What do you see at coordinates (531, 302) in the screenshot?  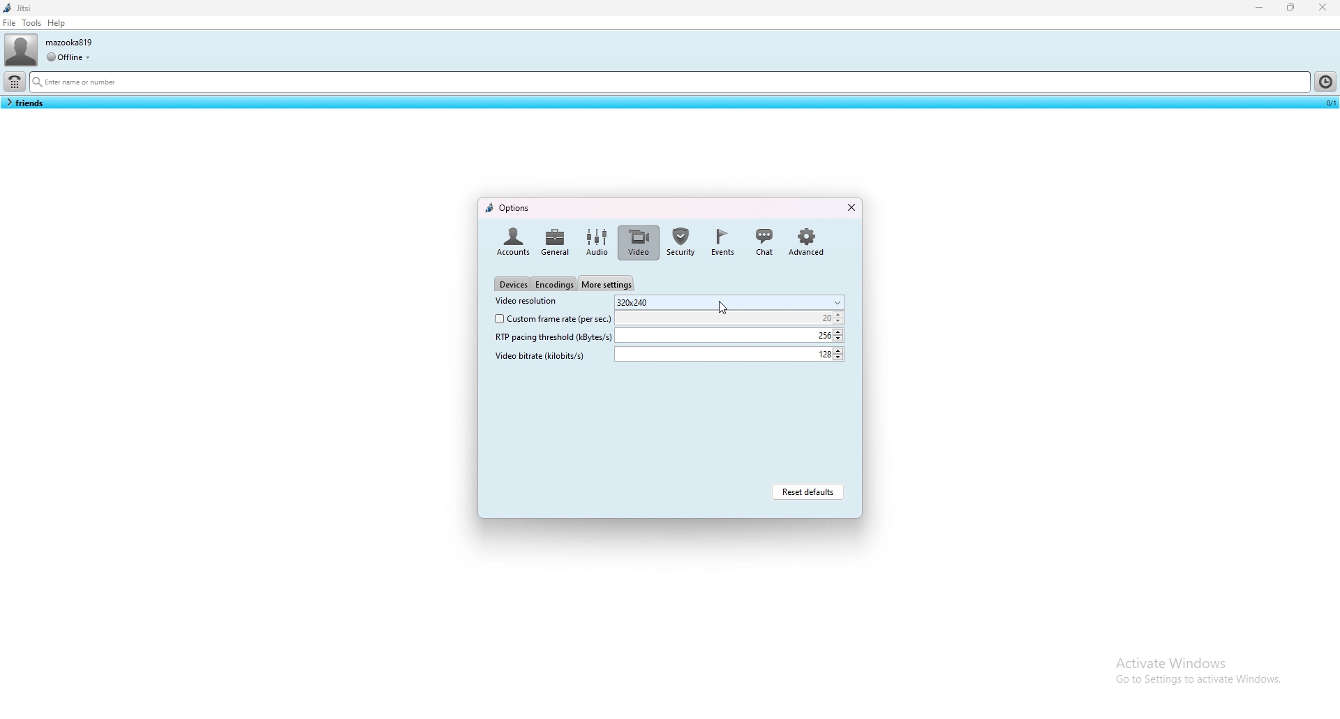 I see `video resolution` at bounding box center [531, 302].